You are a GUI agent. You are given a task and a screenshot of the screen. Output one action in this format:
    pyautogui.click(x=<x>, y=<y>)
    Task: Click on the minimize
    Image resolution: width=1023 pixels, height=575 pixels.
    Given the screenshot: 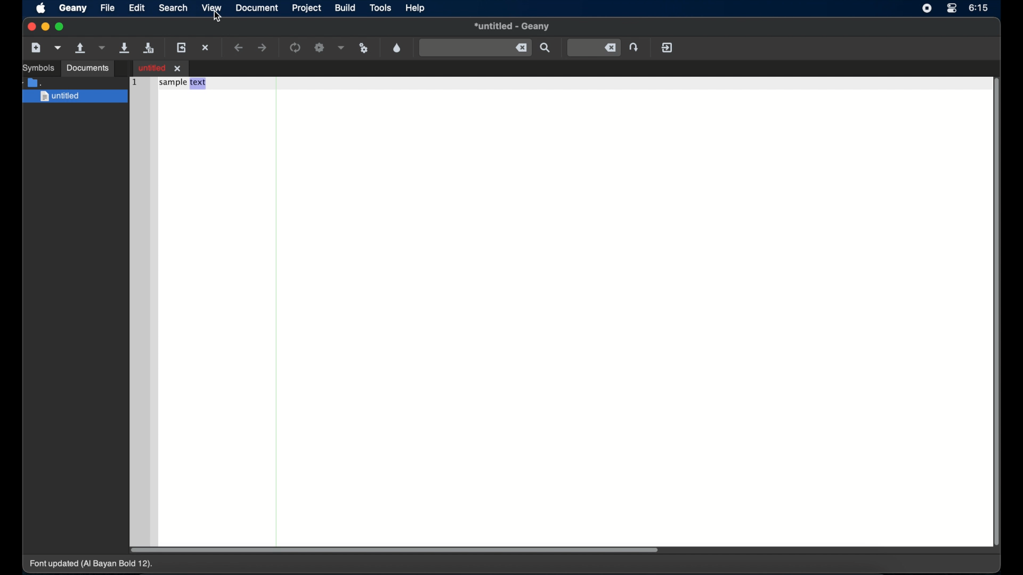 What is the action you would take?
    pyautogui.click(x=46, y=27)
    